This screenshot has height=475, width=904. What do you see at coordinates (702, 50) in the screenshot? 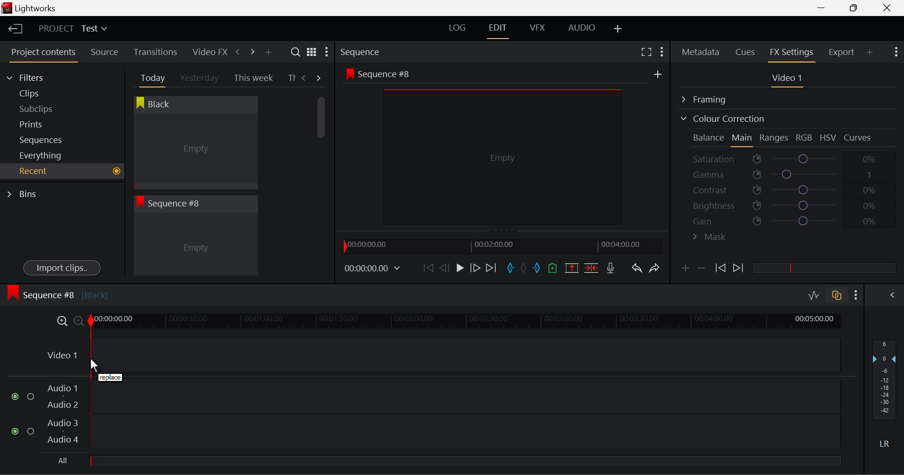
I see `Metadata Panel` at bounding box center [702, 50].